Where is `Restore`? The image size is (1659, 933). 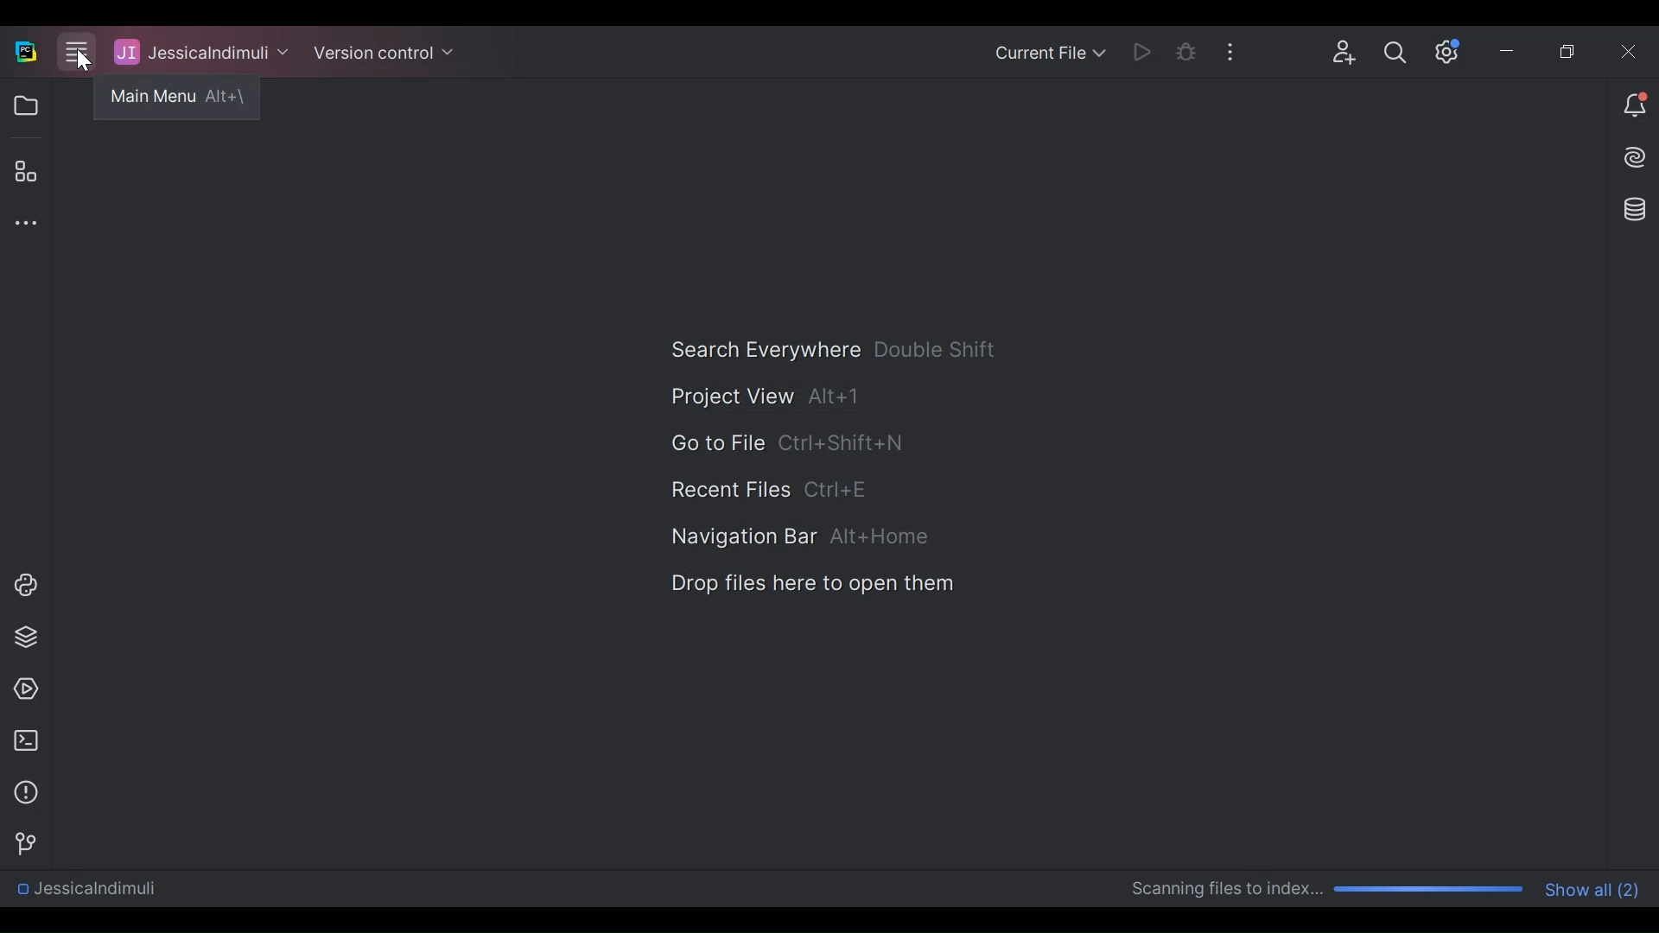 Restore is located at coordinates (1569, 48).